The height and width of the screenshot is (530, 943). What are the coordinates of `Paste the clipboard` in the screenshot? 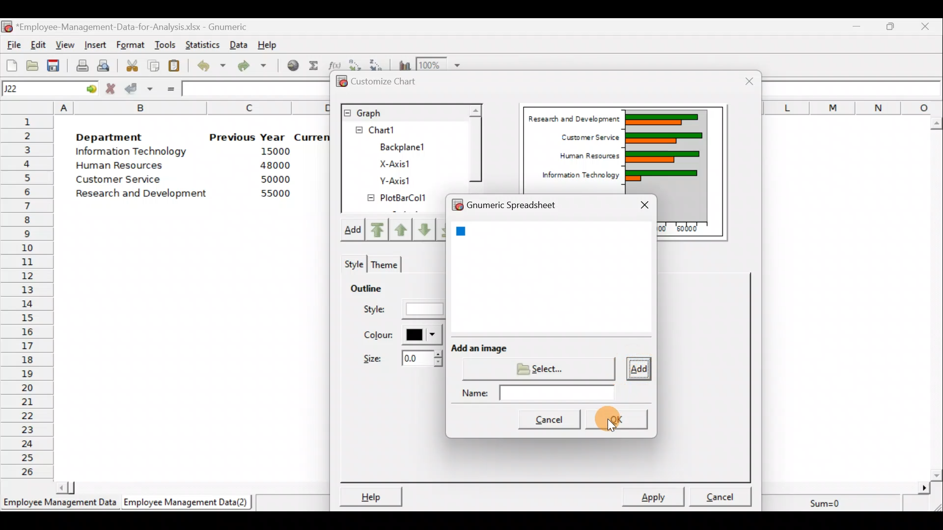 It's located at (177, 67).